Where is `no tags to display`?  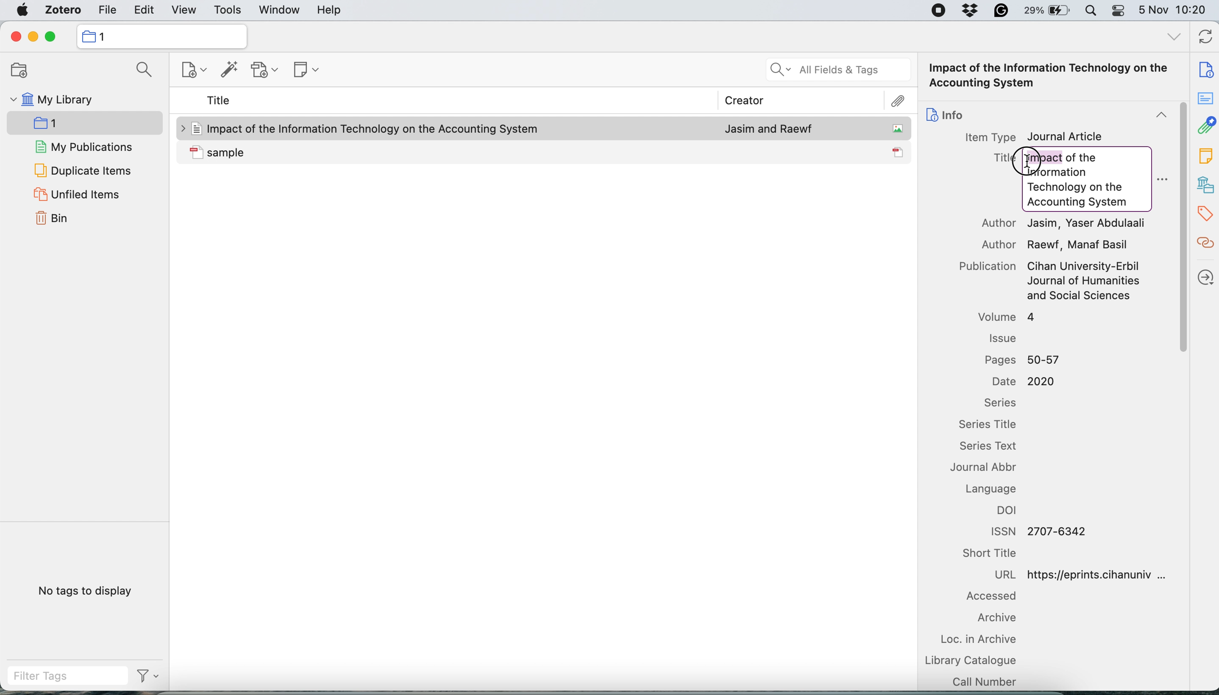
no tags to display is located at coordinates (85, 590).